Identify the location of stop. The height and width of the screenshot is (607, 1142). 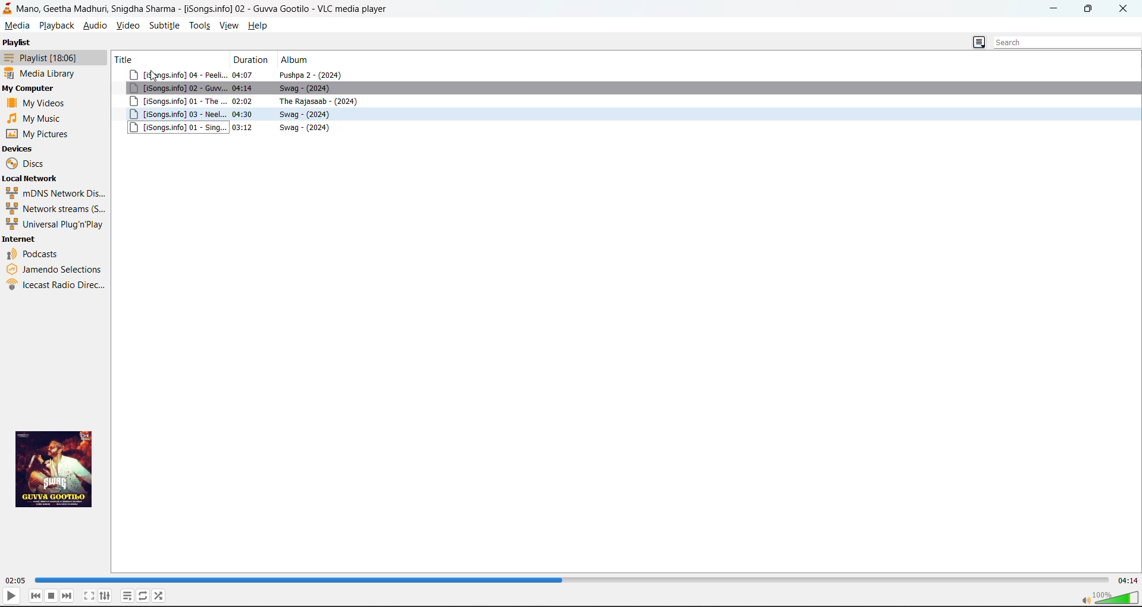
(52, 596).